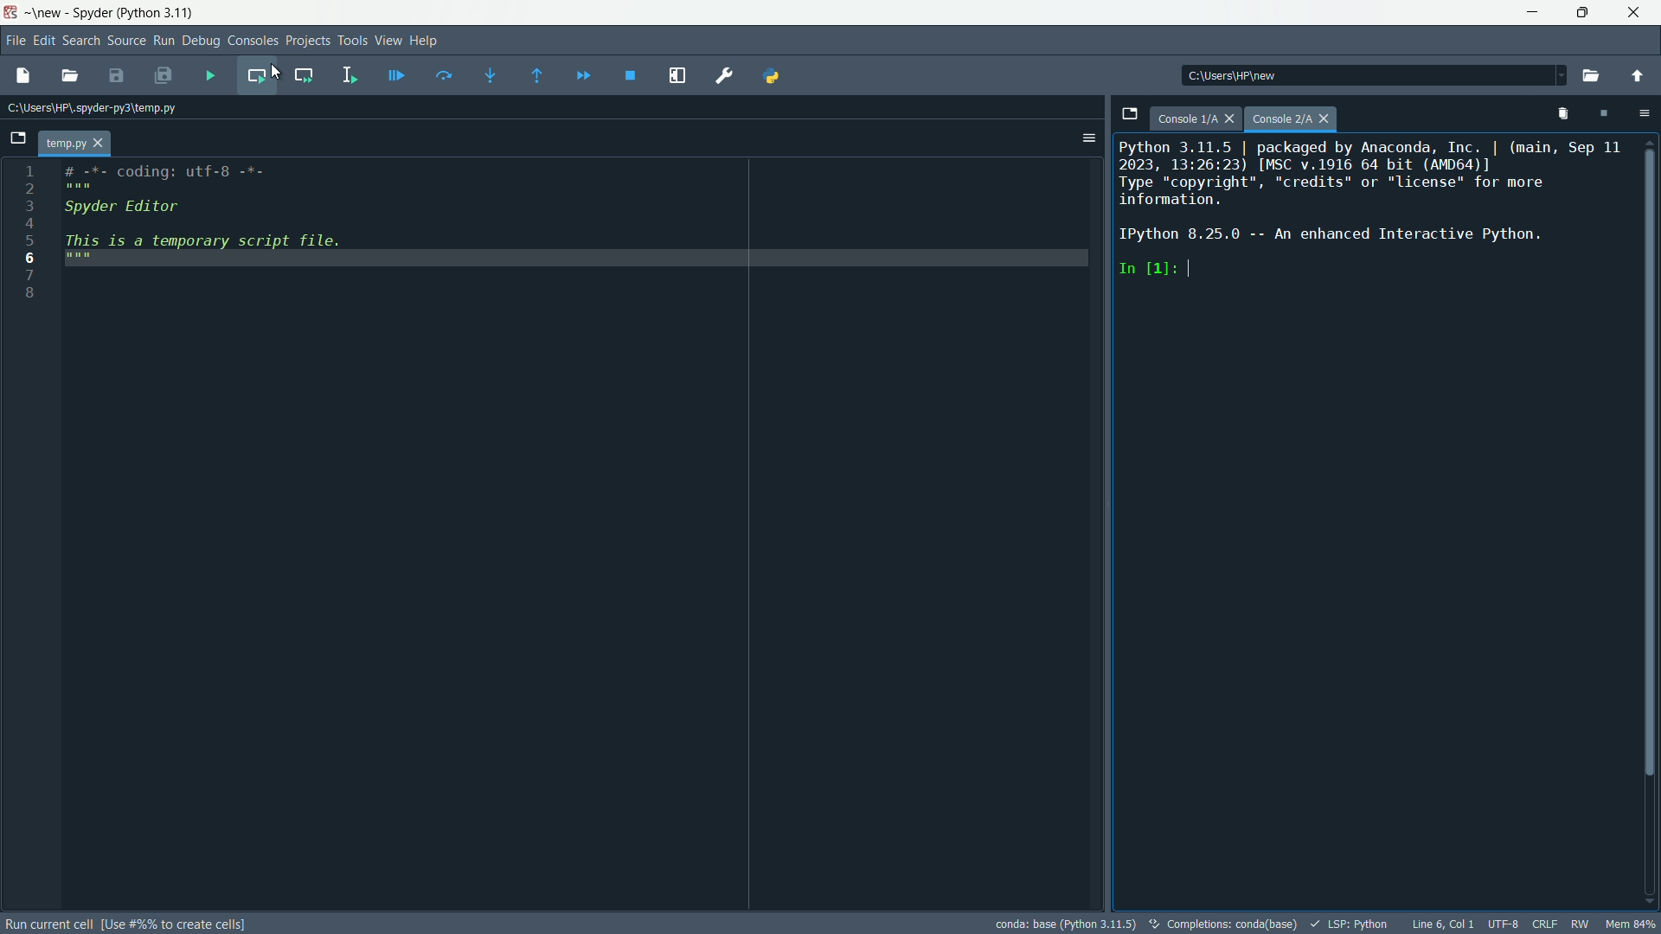 The height and width of the screenshot is (934, 1661). I want to click on conda: base (Python 3.11.5), so click(1066, 925).